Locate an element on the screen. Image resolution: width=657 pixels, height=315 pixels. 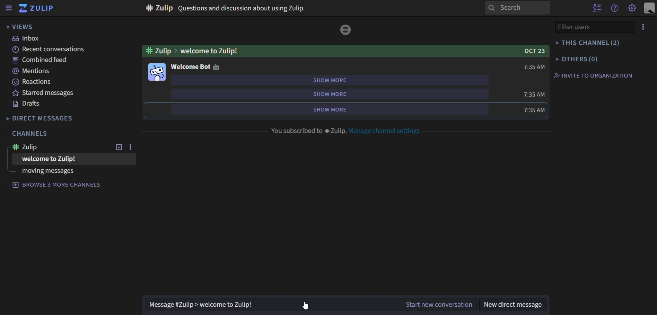
filter users is located at coordinates (589, 27).